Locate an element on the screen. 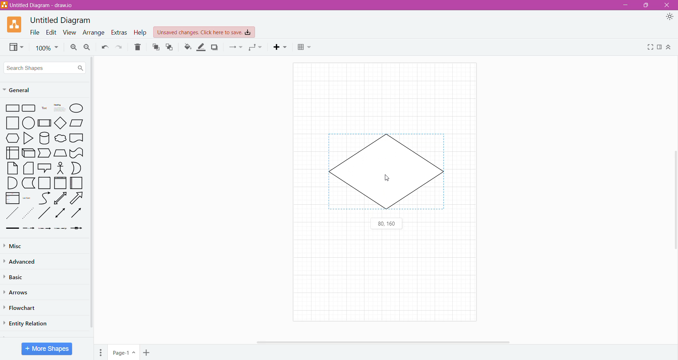 This screenshot has height=360, width=678. Unsaved Changes. Click here to save is located at coordinates (204, 32).